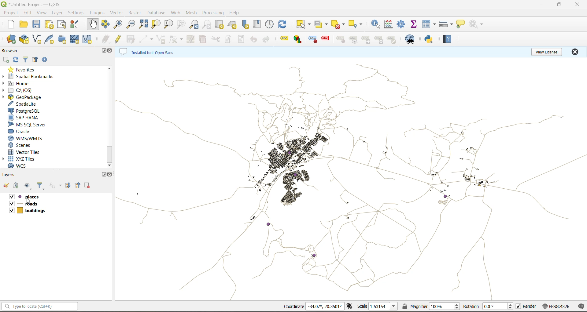  Describe the element at coordinates (283, 24) in the screenshot. I see `refresh` at that location.